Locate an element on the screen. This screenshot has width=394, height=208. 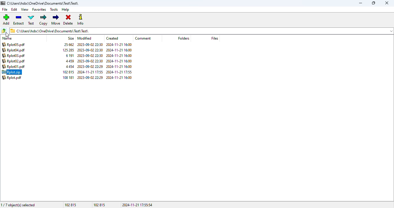
Rplot03.pdf is located at coordinates (13, 55).